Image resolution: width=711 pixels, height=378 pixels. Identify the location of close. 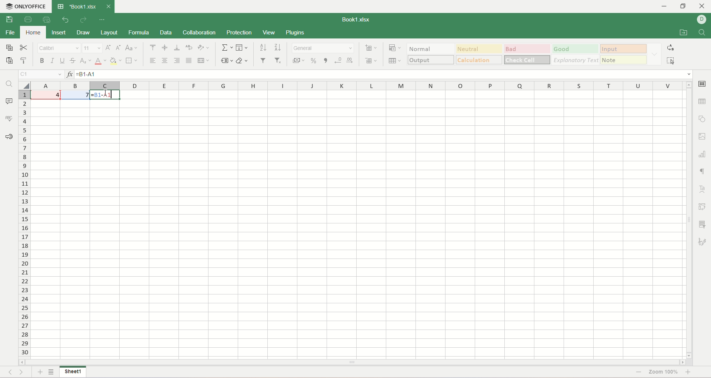
(108, 5).